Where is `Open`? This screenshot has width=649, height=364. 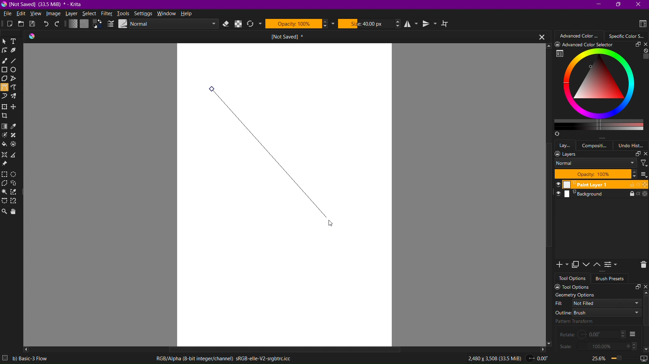 Open is located at coordinates (20, 24).